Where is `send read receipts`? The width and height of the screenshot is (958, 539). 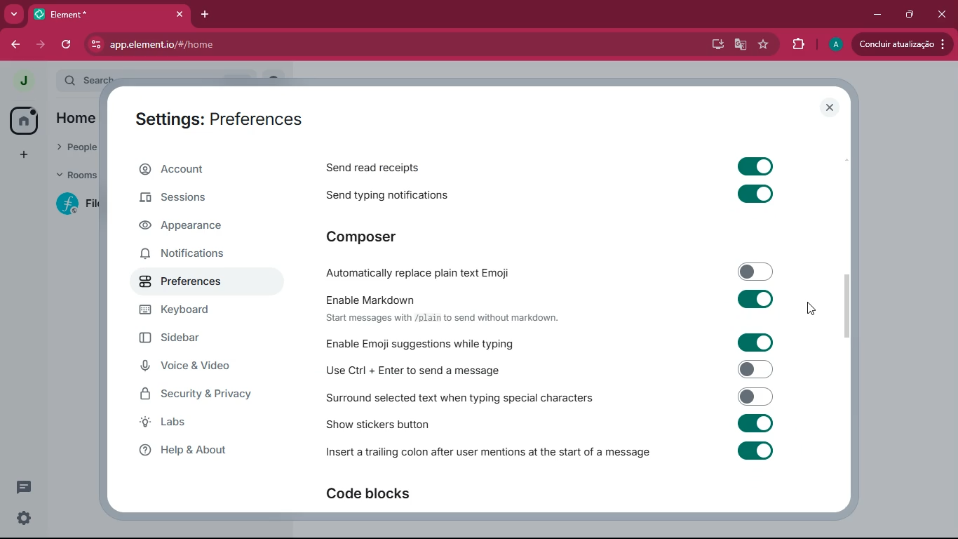
send read receipts is located at coordinates (403, 168).